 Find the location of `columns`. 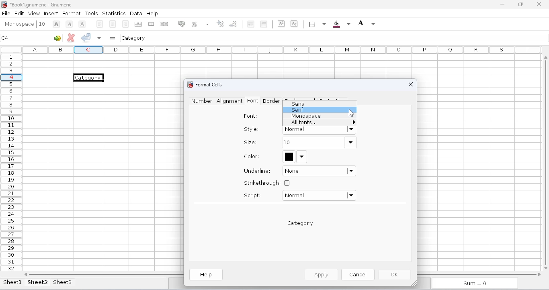

columns is located at coordinates (283, 49).